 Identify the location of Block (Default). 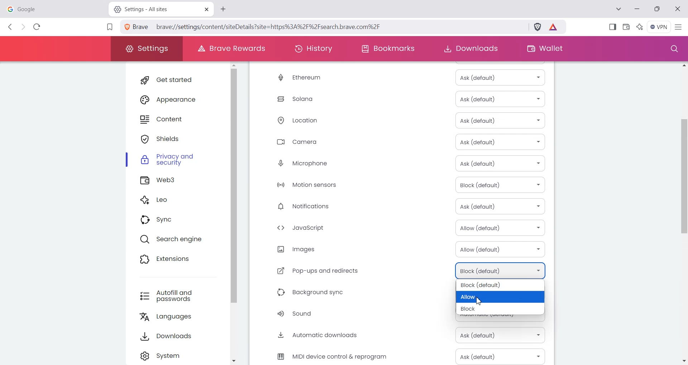
(500, 284).